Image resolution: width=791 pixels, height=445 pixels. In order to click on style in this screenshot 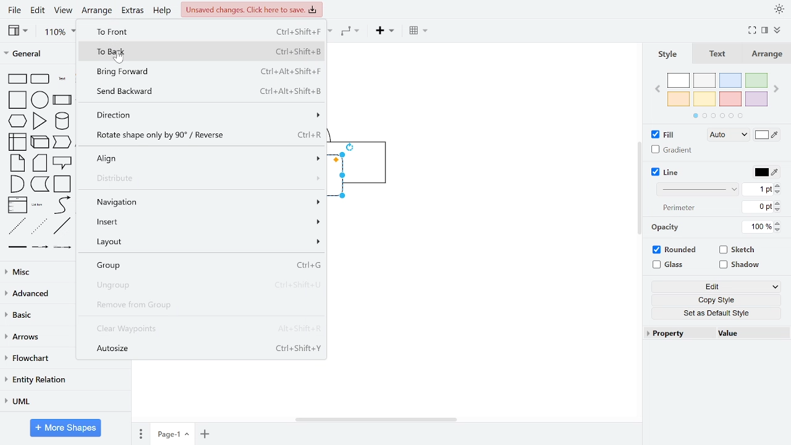, I will do `click(669, 55)`.